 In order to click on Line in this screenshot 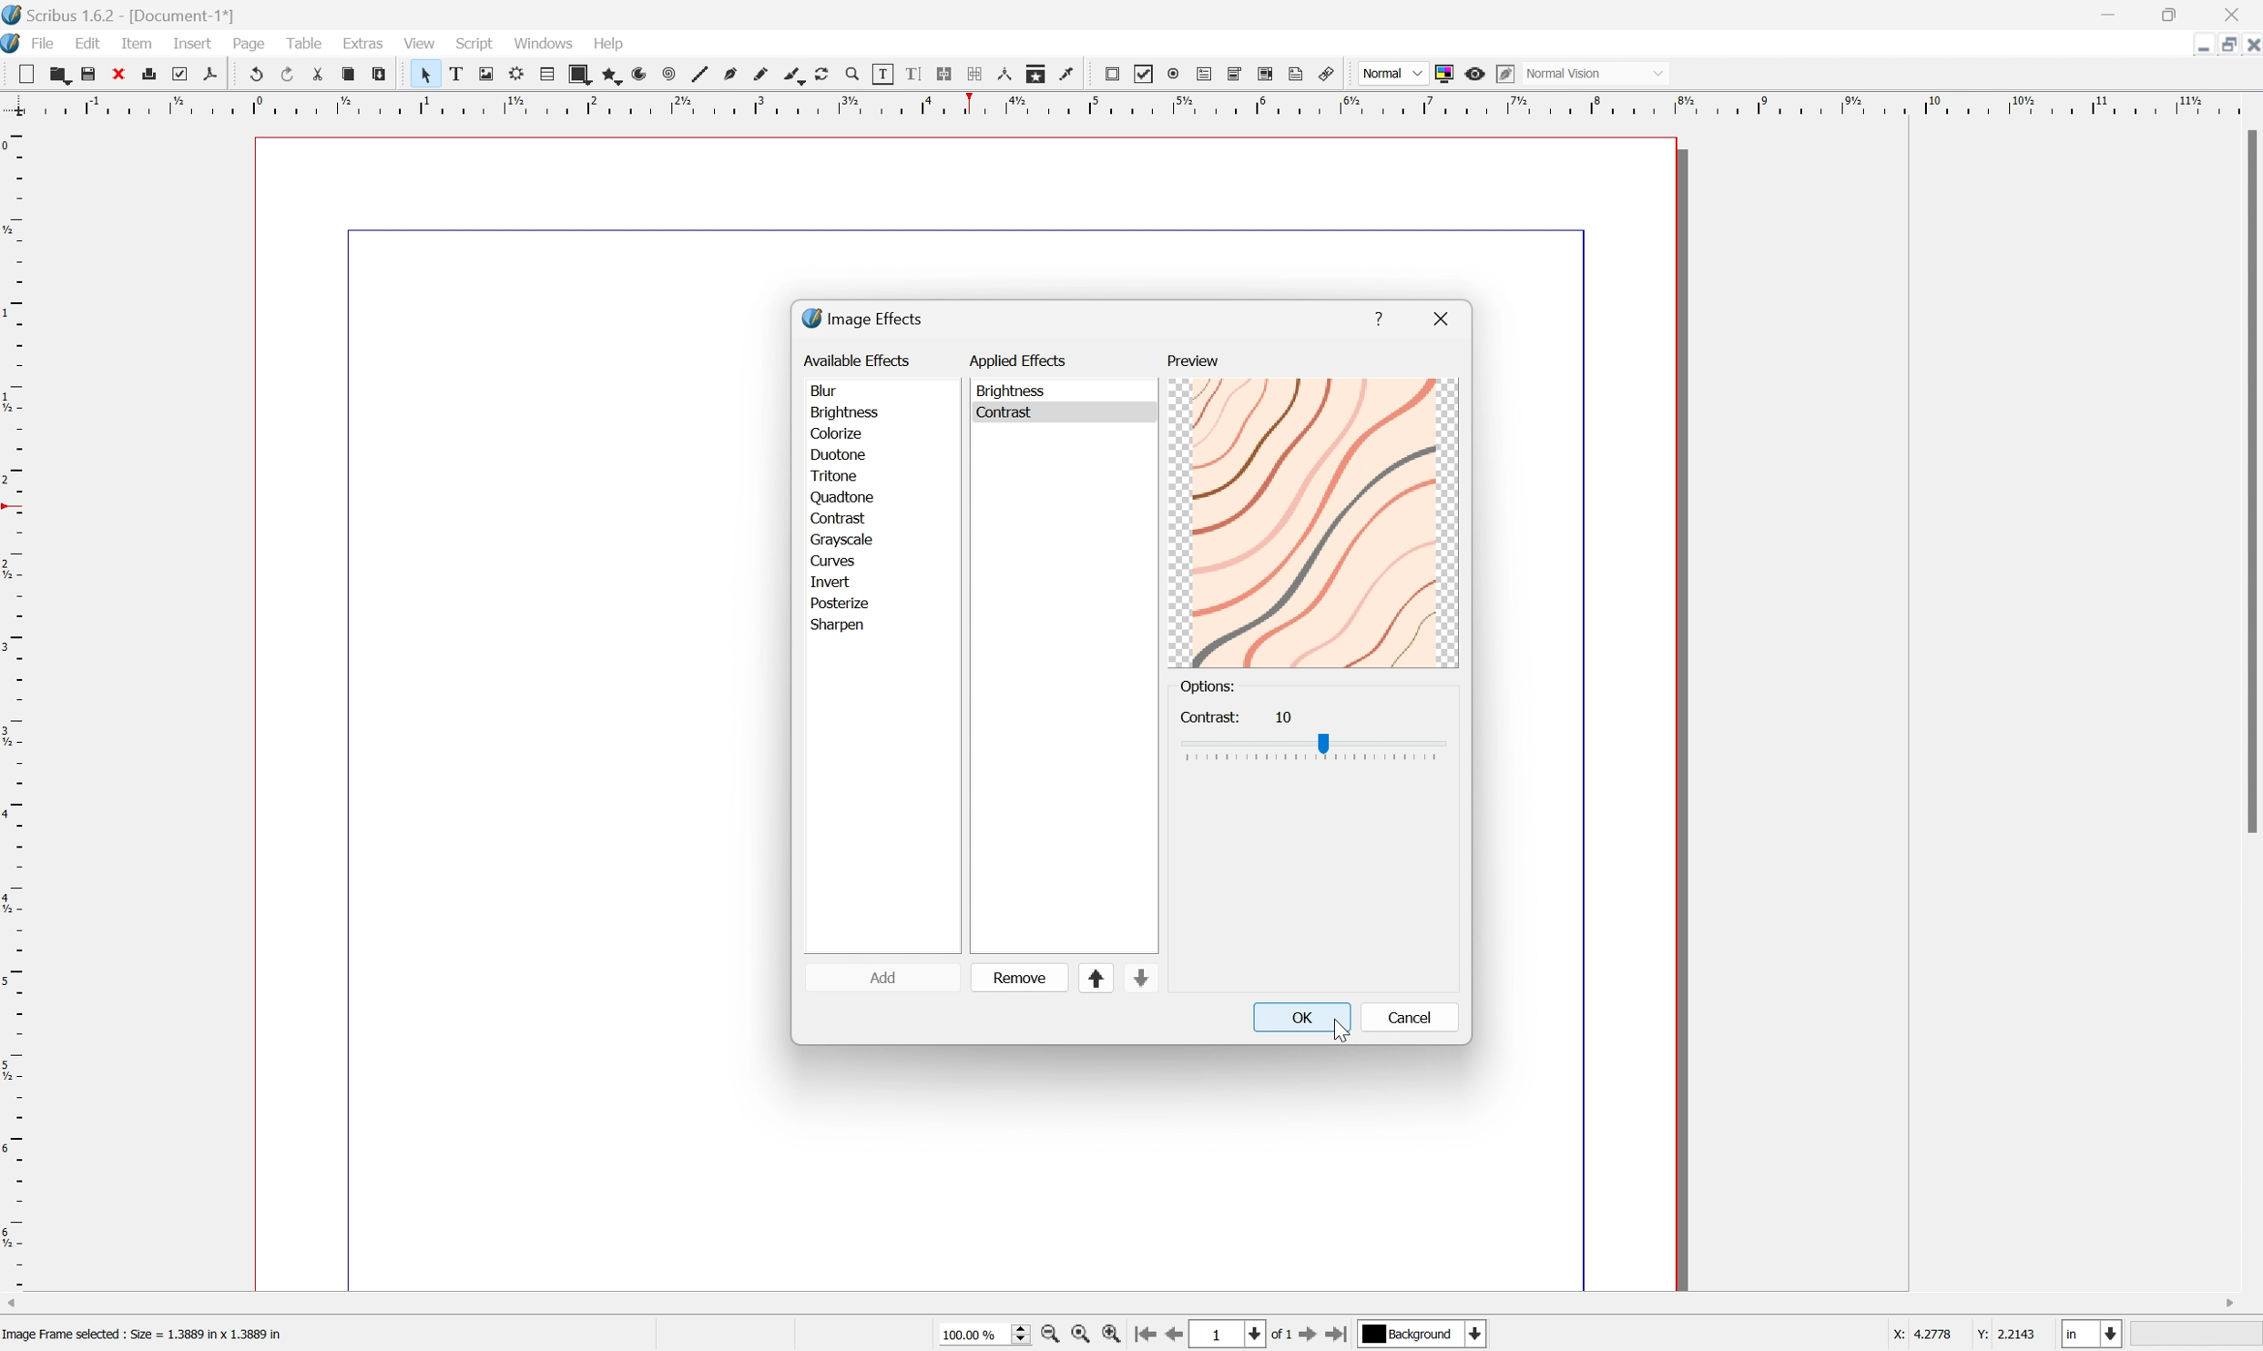, I will do `click(704, 71)`.